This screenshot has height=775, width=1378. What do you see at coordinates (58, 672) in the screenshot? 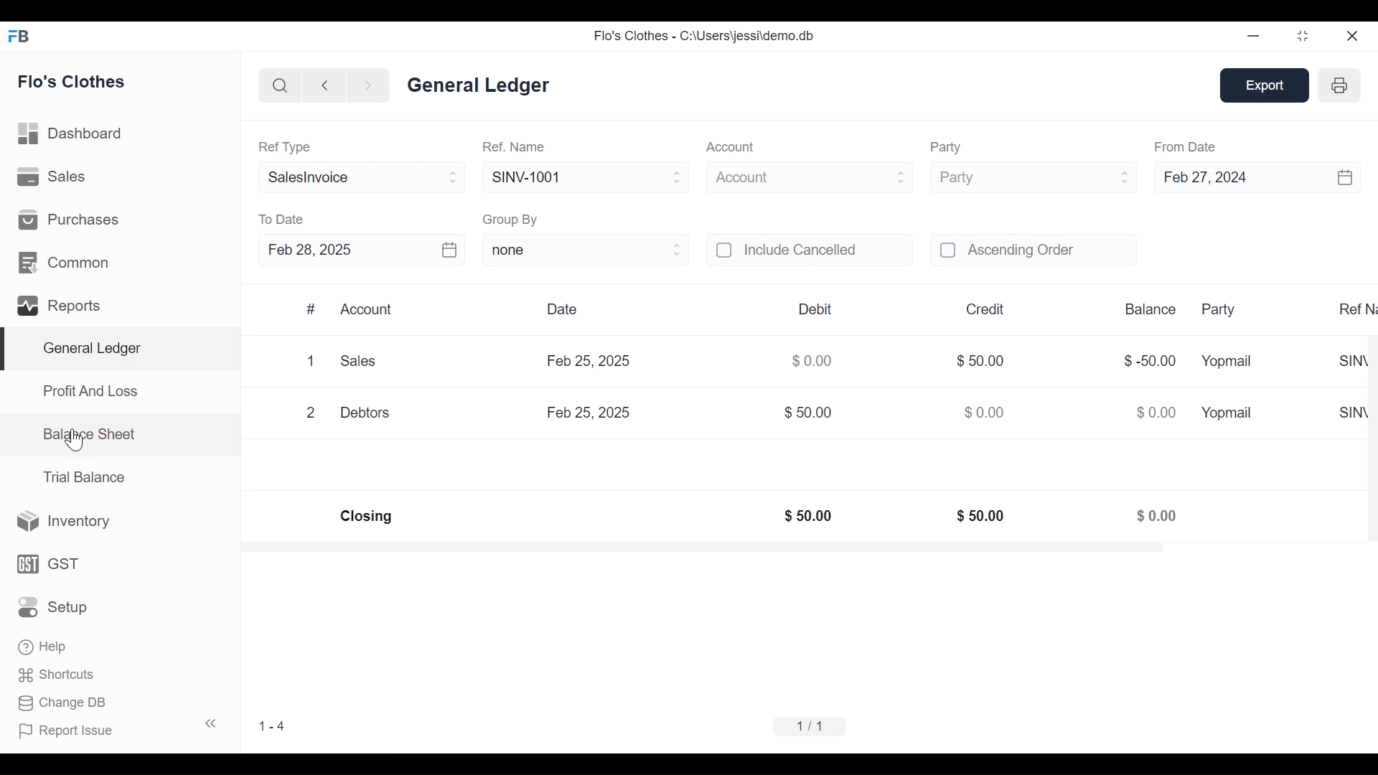
I see `Shortcuts` at bounding box center [58, 672].